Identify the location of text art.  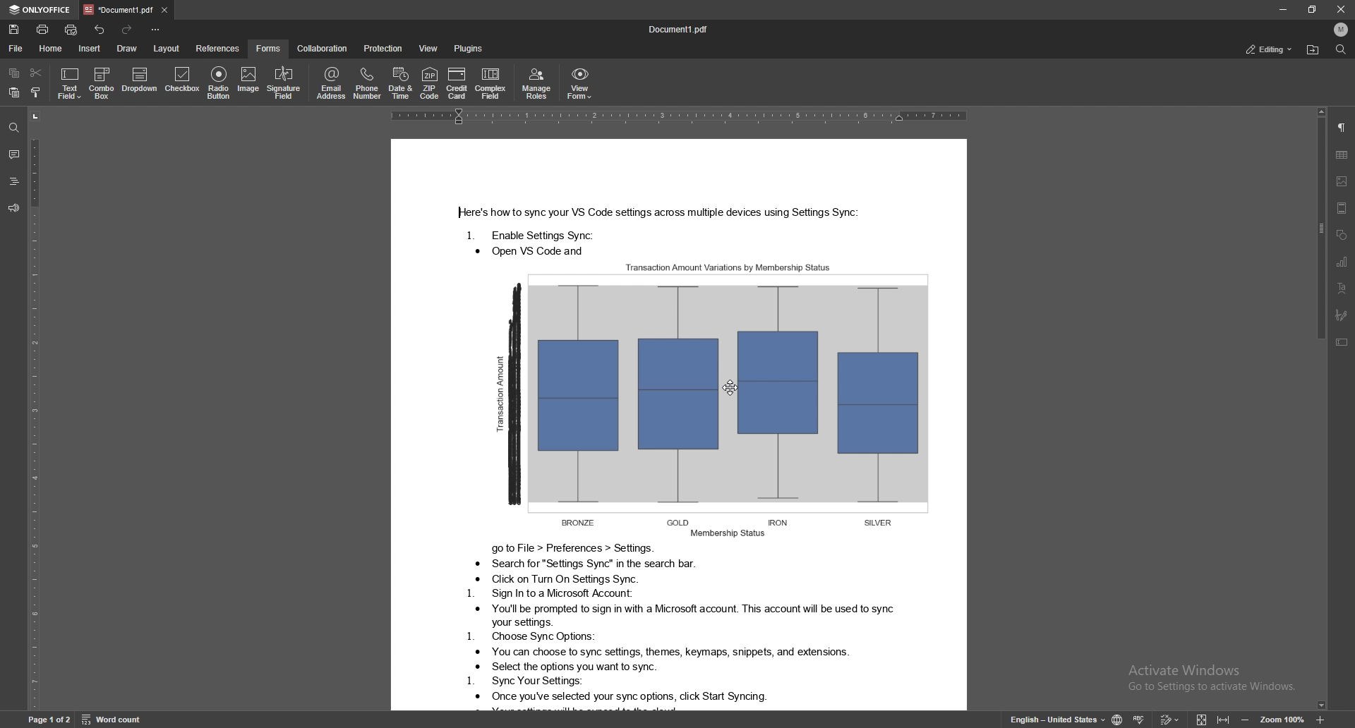
(1343, 287).